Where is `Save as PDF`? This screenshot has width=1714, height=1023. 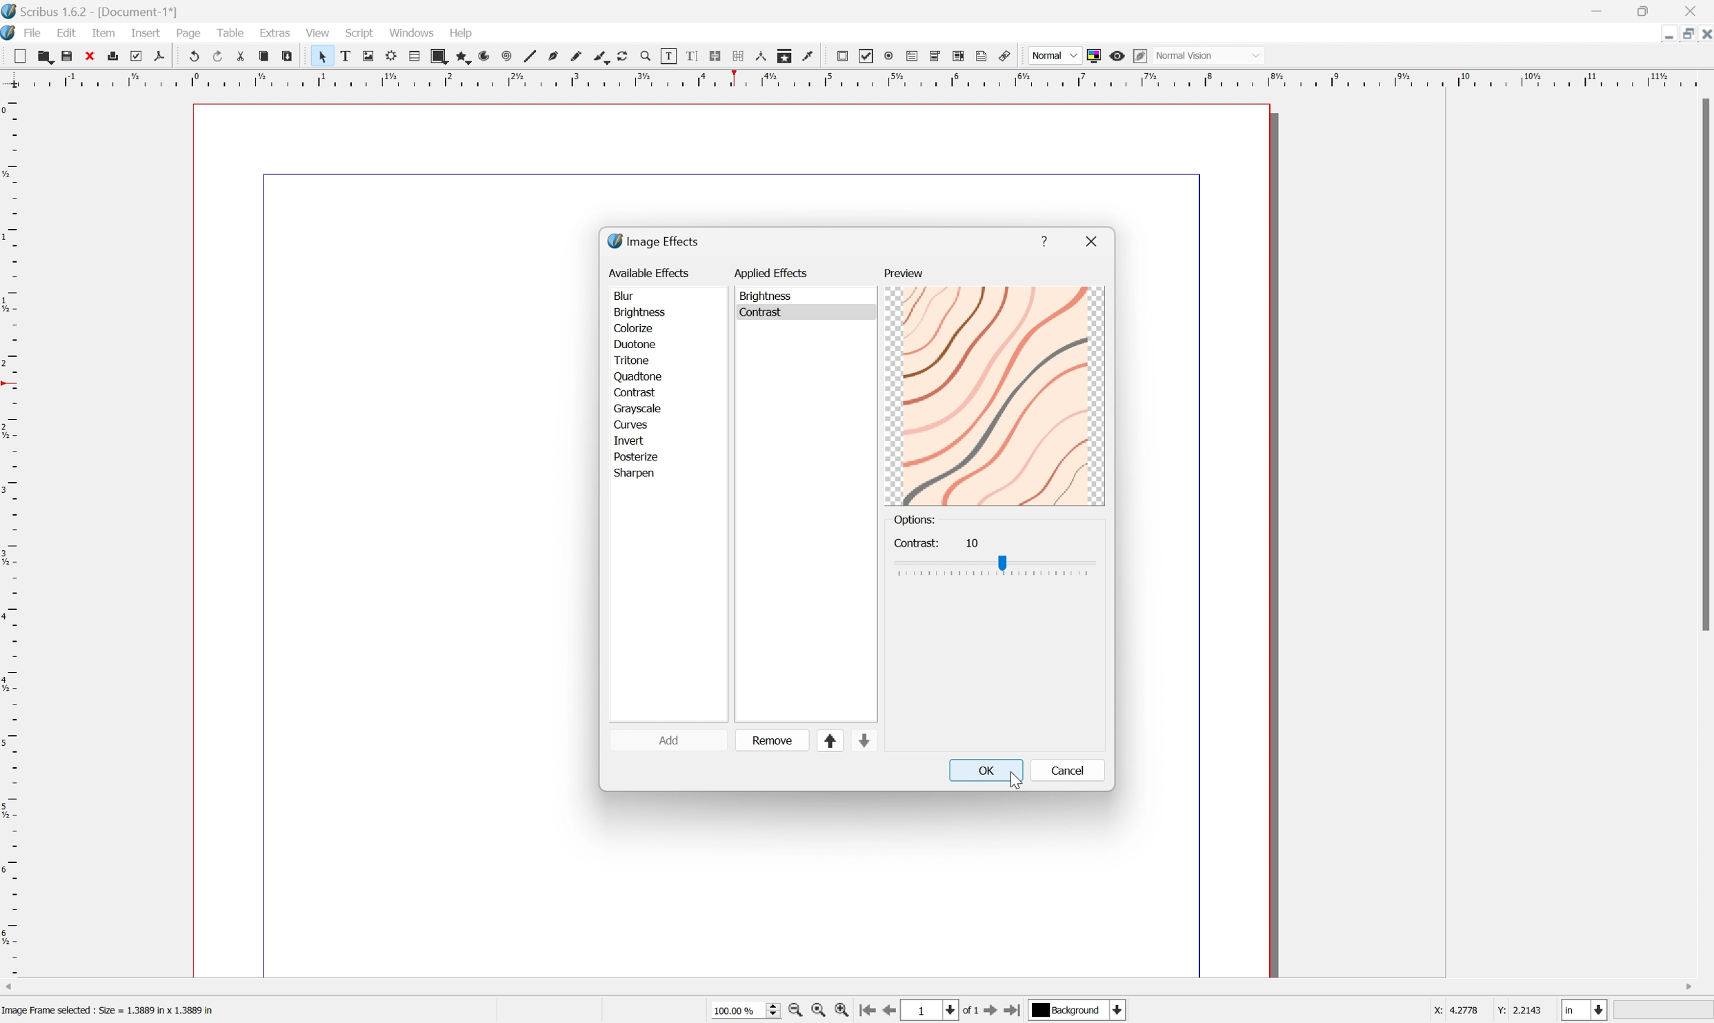 Save as PDF is located at coordinates (160, 54).